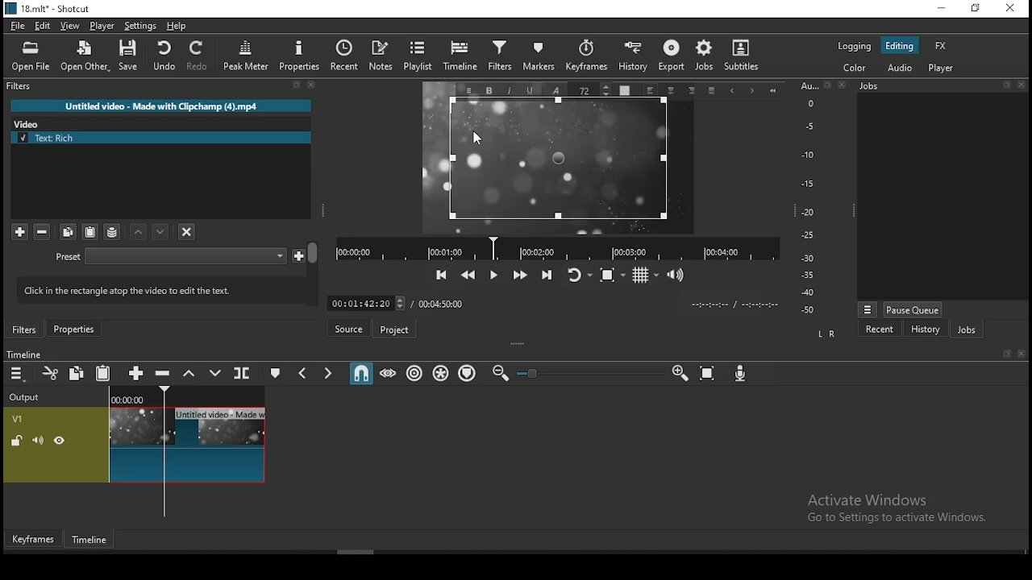 The image size is (1032, 580). I want to click on Output, so click(27, 395).